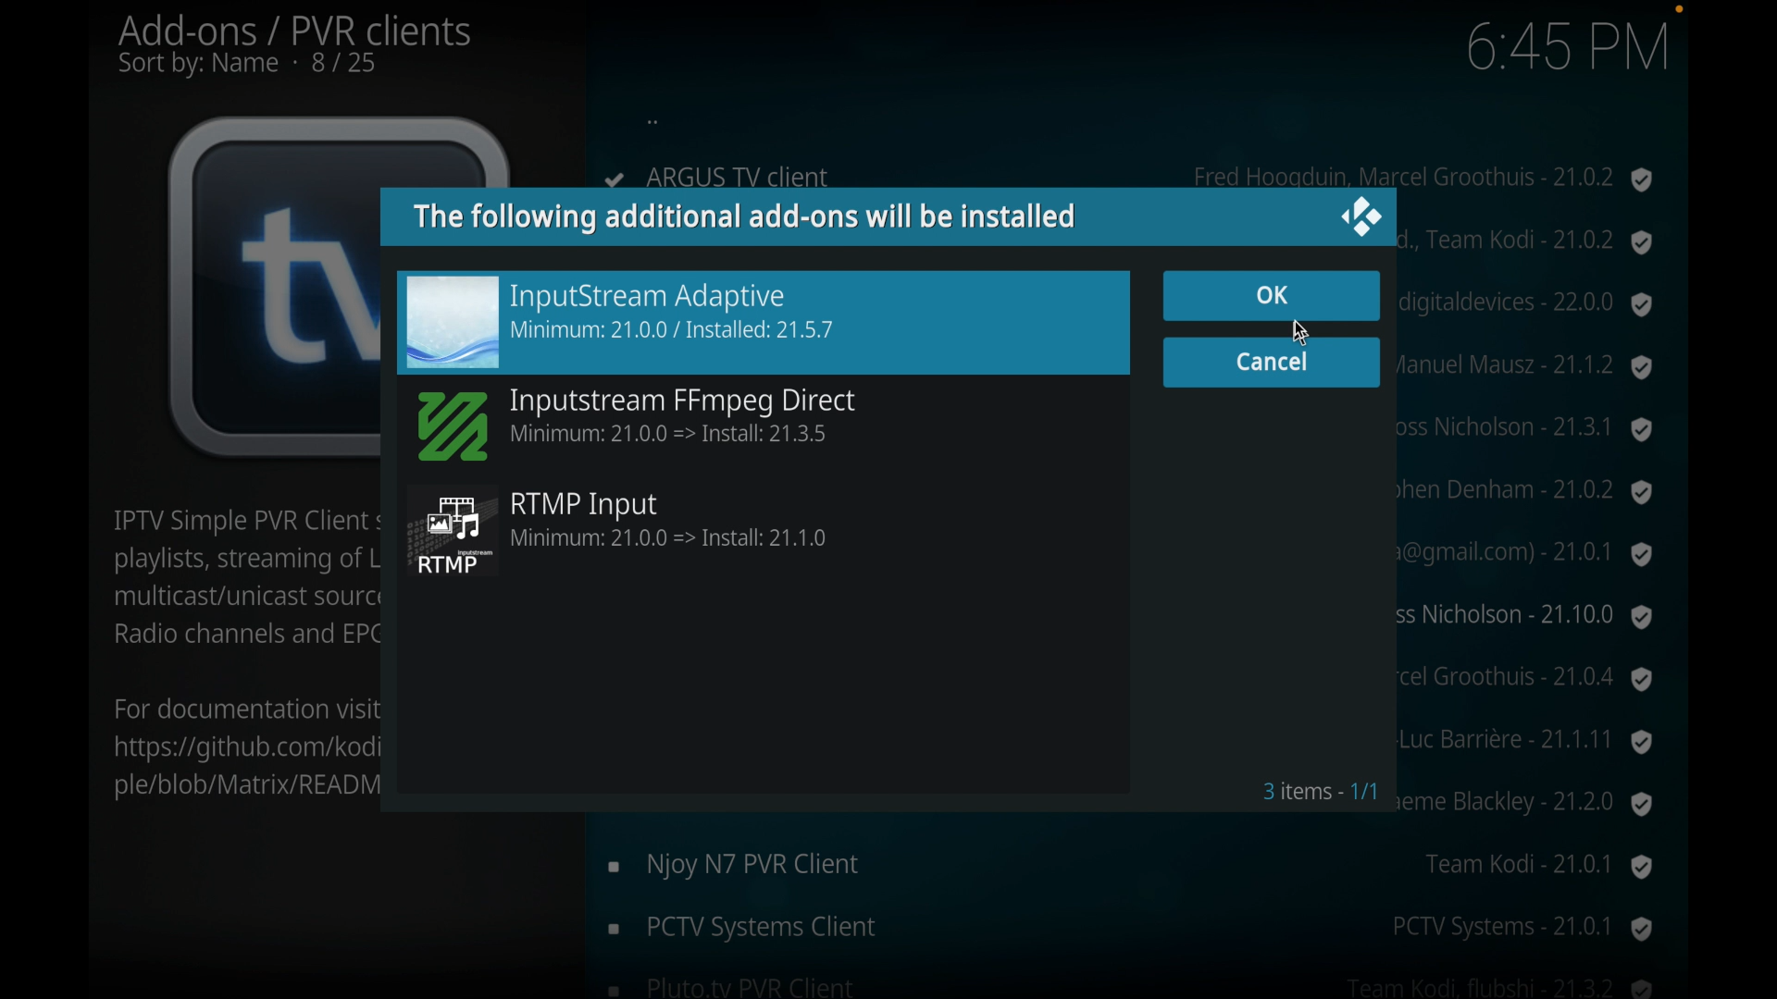  I want to click on 6:44 PM, so click(1301, 328).